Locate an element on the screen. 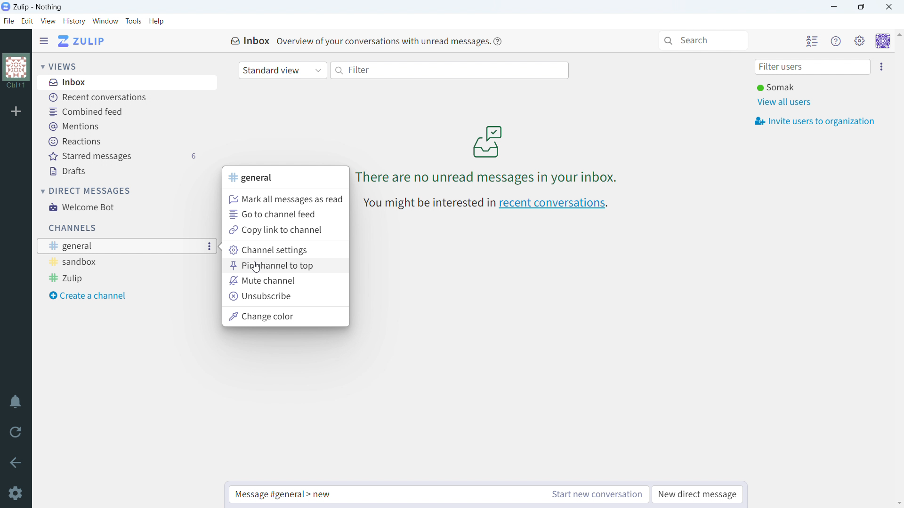 The image size is (904, 508). unsubscribe is located at coordinates (285, 297).